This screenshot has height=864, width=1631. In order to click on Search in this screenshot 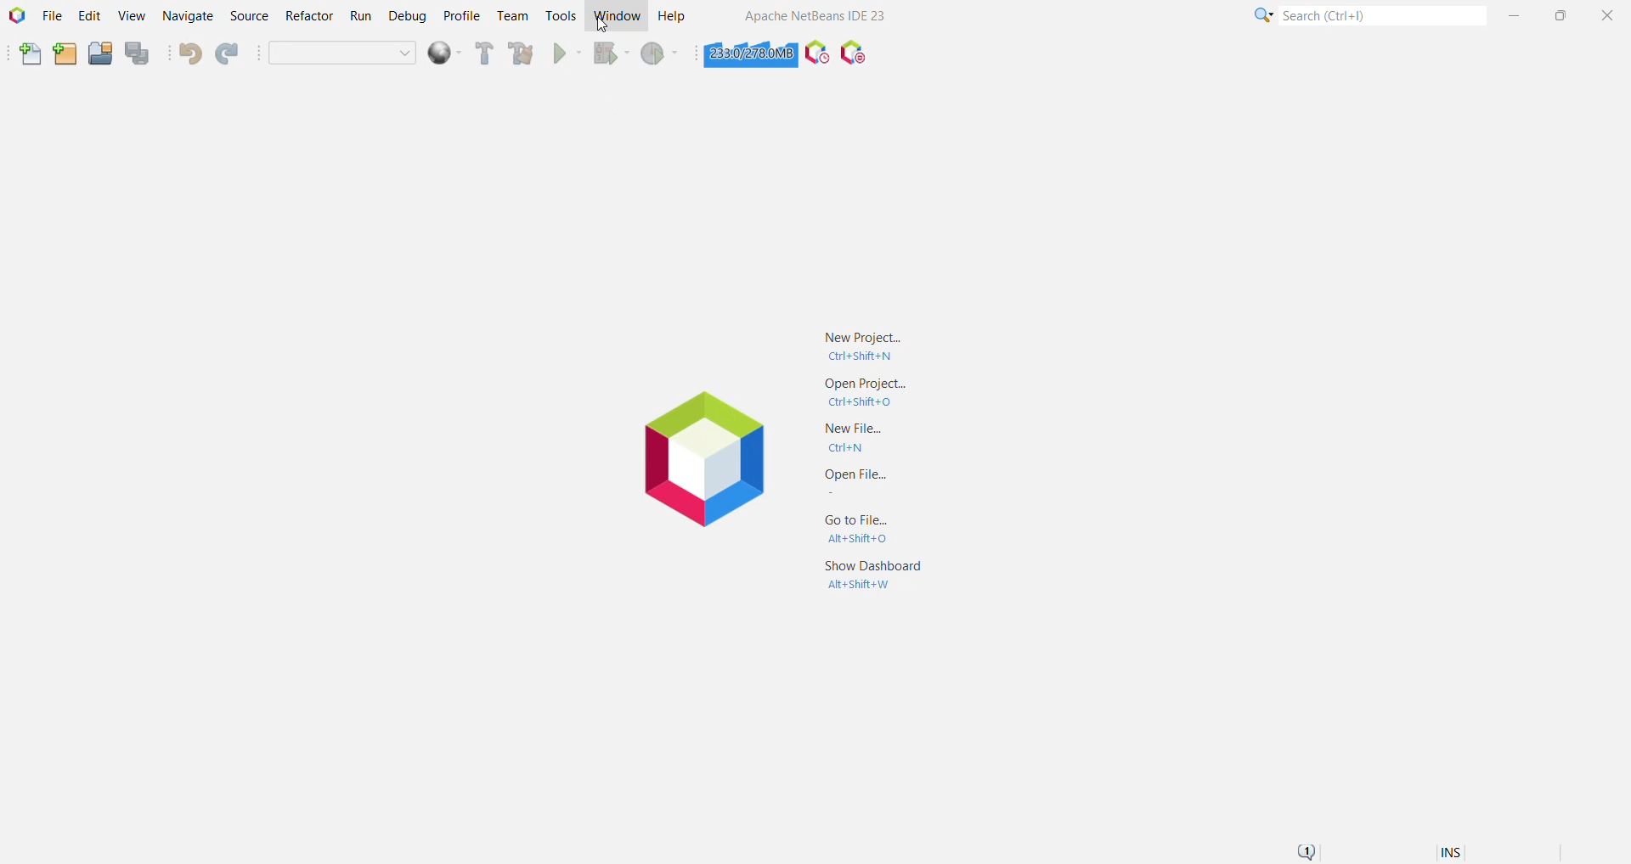, I will do `click(1380, 17)`.